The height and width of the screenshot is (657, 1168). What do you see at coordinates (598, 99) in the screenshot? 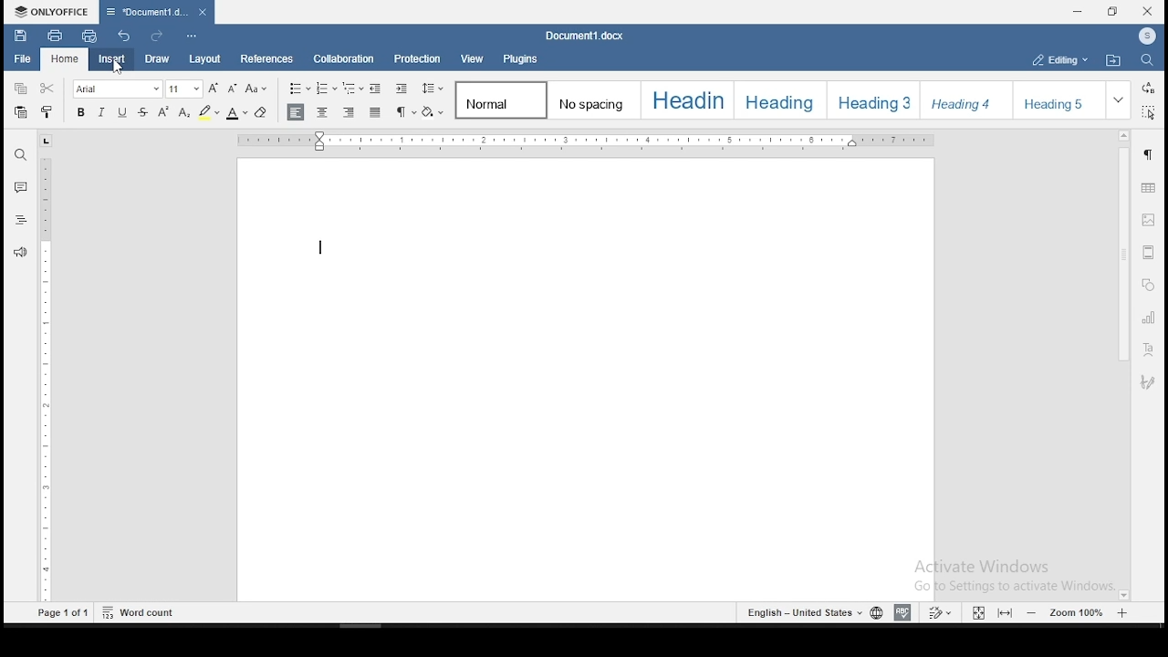
I see `heading option` at bounding box center [598, 99].